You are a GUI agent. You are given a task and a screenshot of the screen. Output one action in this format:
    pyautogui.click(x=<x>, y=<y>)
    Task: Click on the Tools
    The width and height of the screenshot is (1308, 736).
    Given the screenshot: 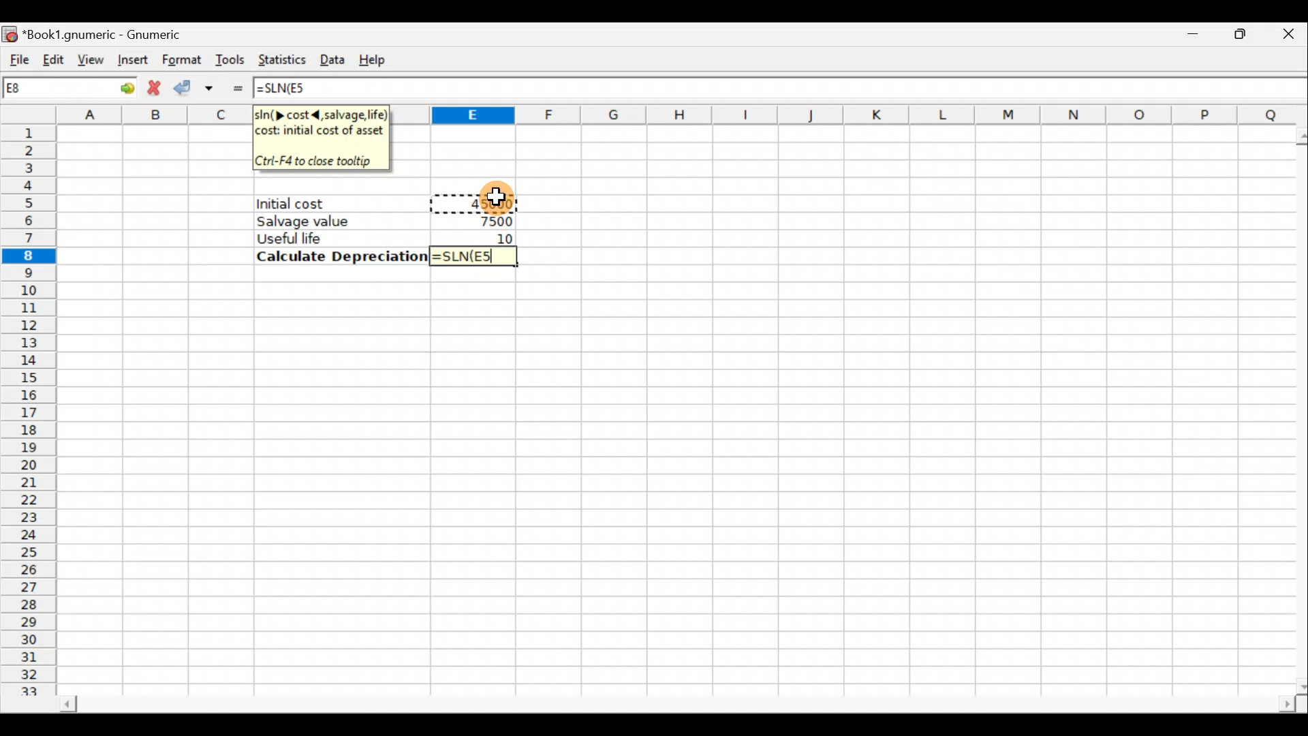 What is the action you would take?
    pyautogui.click(x=232, y=59)
    